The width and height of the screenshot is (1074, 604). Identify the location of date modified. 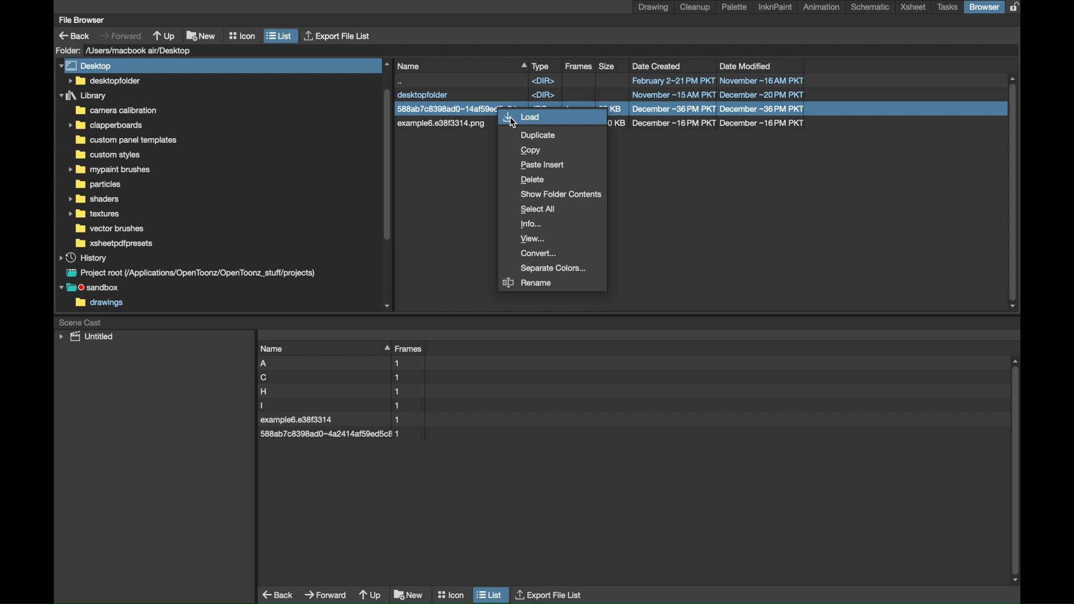
(746, 65).